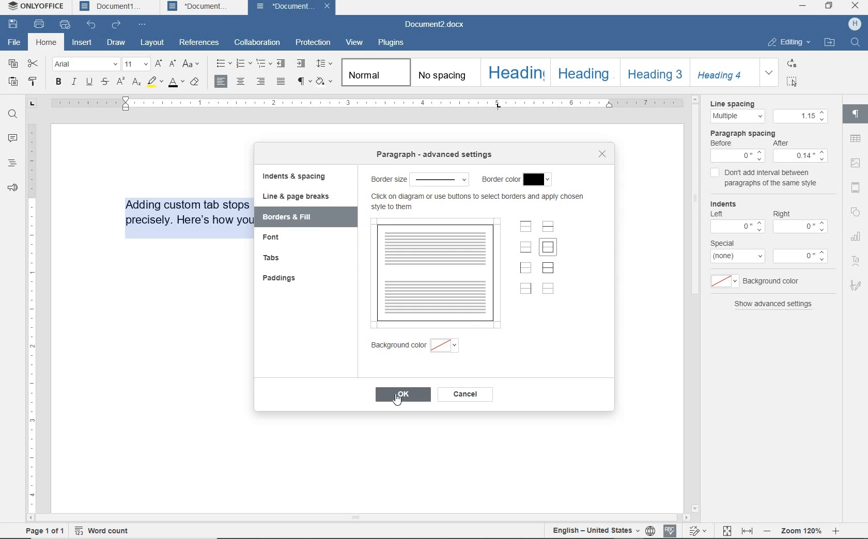 This screenshot has width=868, height=539. What do you see at coordinates (671, 530) in the screenshot?
I see `spelling check` at bounding box center [671, 530].